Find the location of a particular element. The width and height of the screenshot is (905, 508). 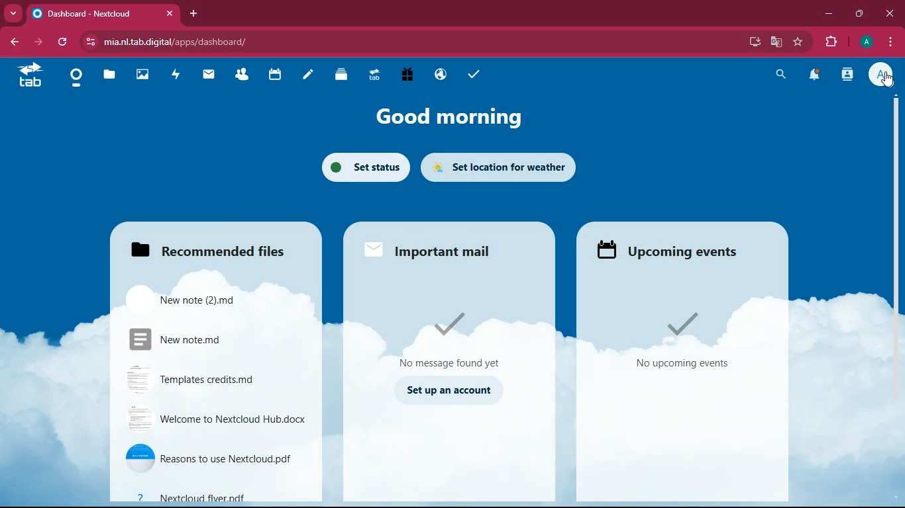

file is located at coordinates (191, 300).